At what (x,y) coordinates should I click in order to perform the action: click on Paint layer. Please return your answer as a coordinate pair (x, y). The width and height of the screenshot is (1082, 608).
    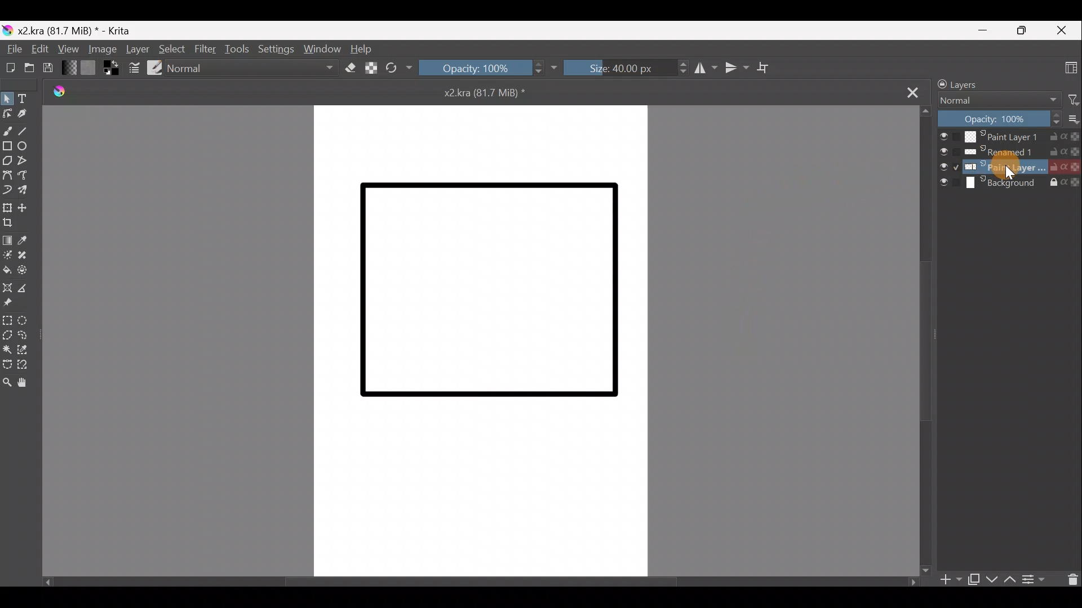
    Looking at the image, I should click on (1010, 167).